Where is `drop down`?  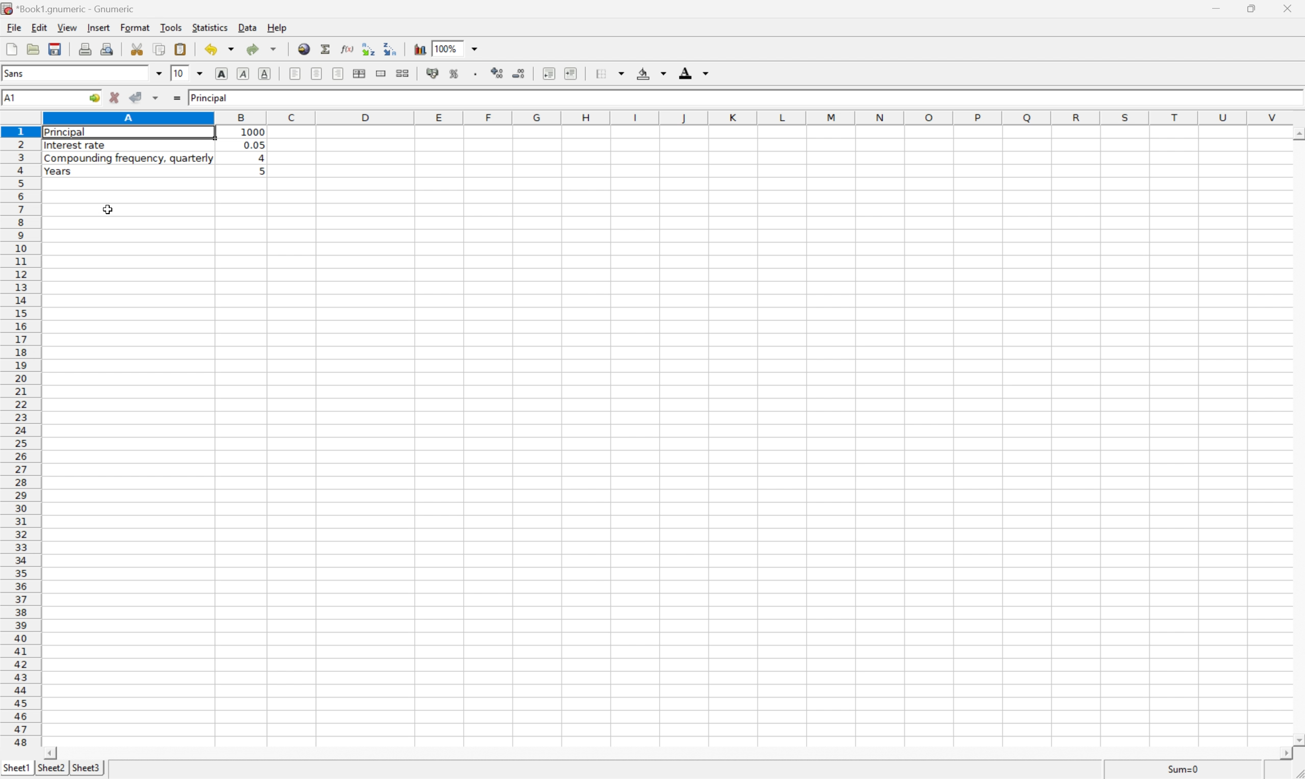
drop down is located at coordinates (476, 49).